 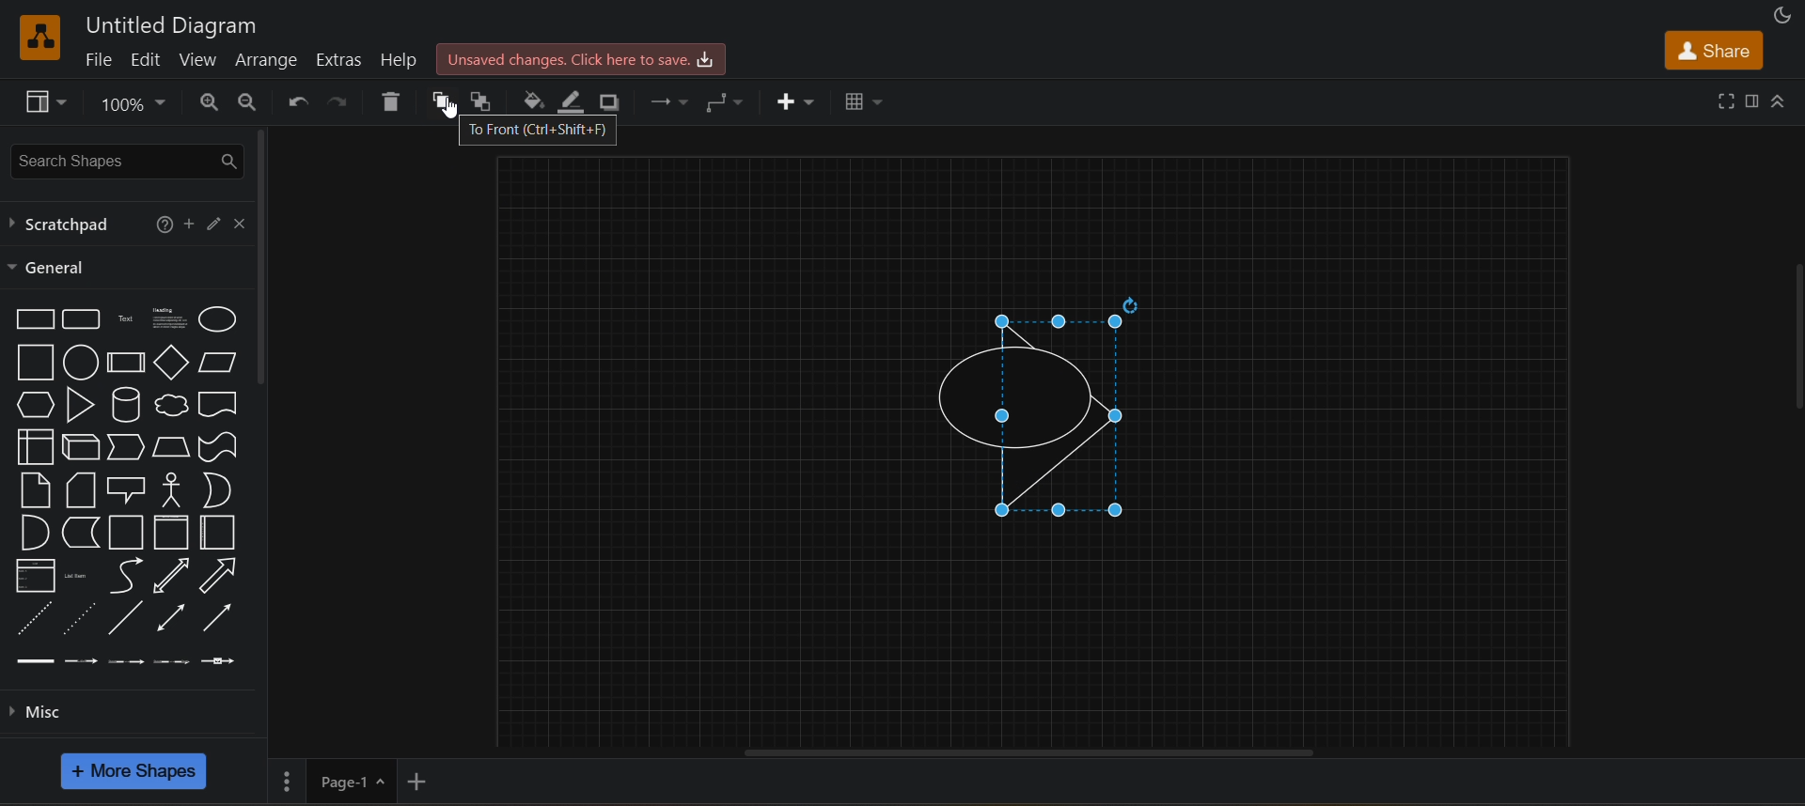 What do you see at coordinates (169, 534) in the screenshot?
I see `container` at bounding box center [169, 534].